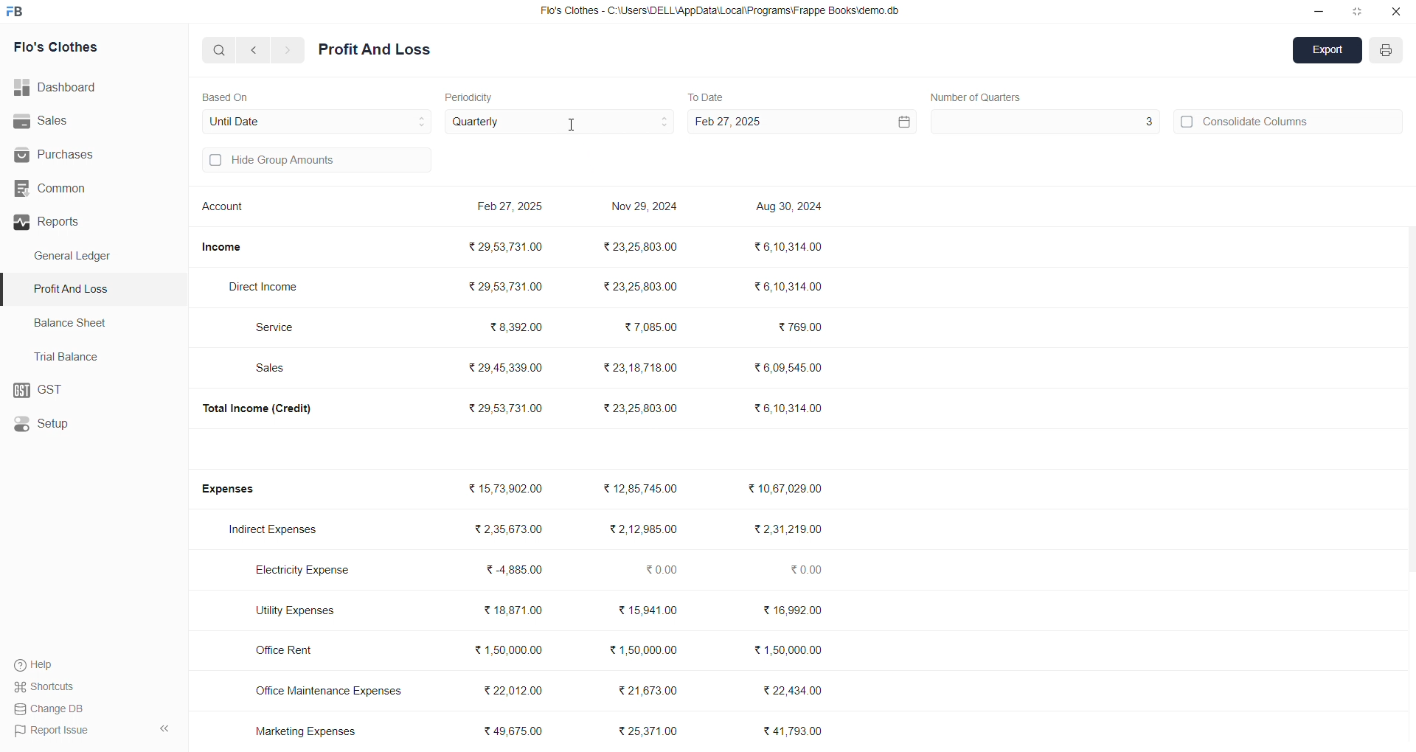 The width and height of the screenshot is (1416, 752). Describe the element at coordinates (513, 208) in the screenshot. I see `Feb 27, 2025` at that location.